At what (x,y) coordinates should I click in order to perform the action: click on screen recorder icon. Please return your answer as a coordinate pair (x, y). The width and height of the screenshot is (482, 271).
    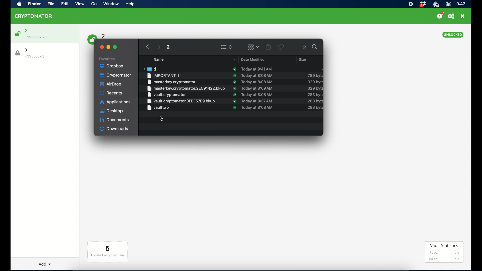
    Looking at the image, I should click on (410, 4).